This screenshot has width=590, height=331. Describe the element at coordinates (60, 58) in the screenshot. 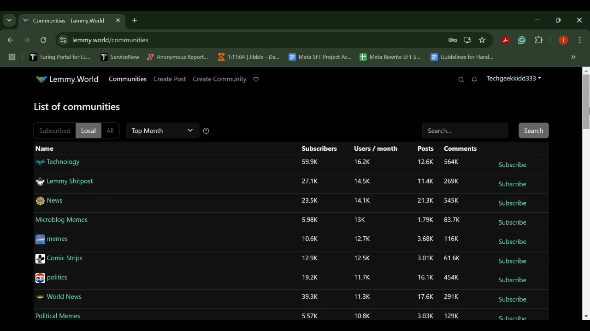

I see `Turing Portal for LL...` at that location.